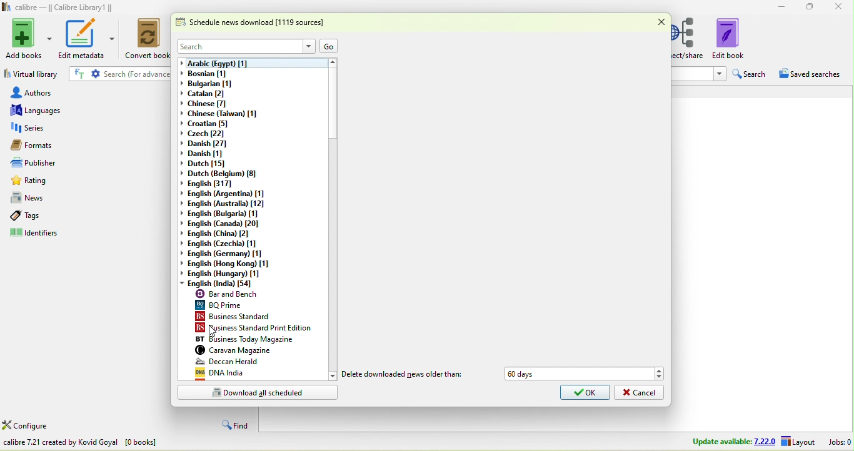 The height and width of the screenshot is (451, 854). What do you see at coordinates (258, 350) in the screenshot?
I see `caravan magazine` at bounding box center [258, 350].